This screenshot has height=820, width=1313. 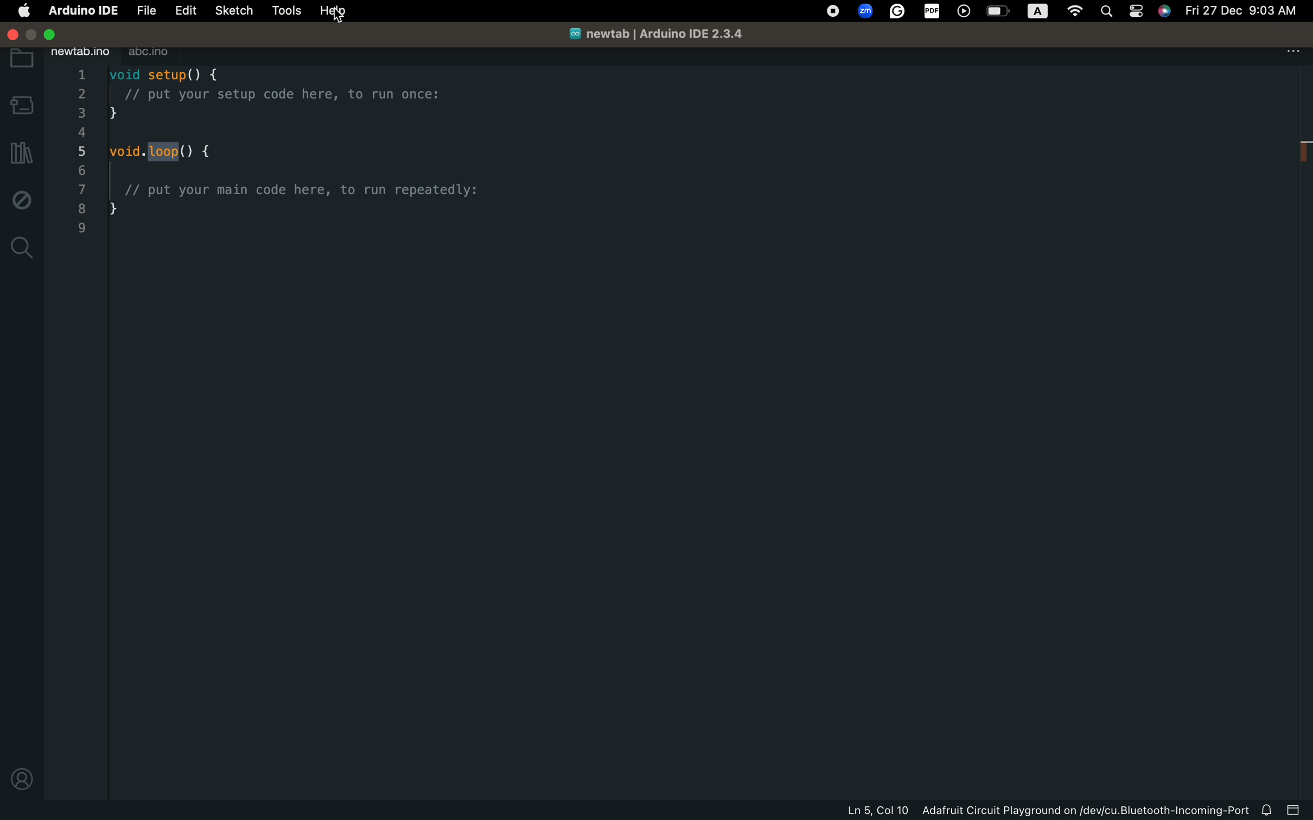 What do you see at coordinates (144, 10) in the screenshot?
I see `file` at bounding box center [144, 10].